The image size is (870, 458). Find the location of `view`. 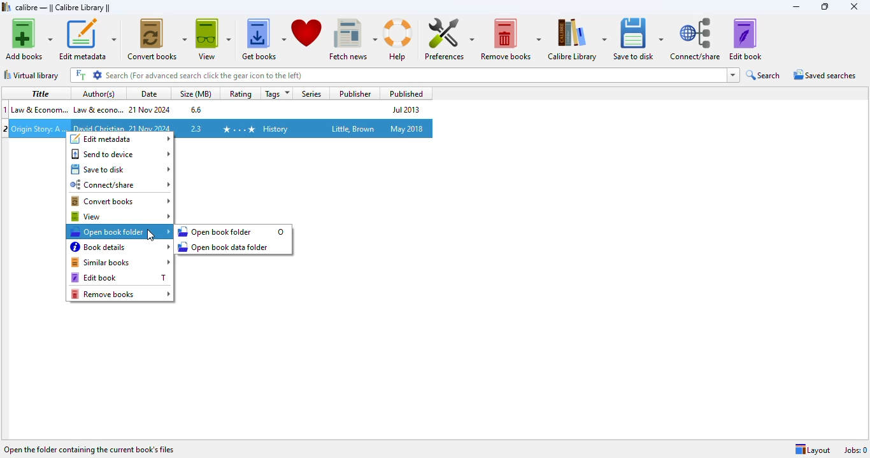

view is located at coordinates (213, 38).